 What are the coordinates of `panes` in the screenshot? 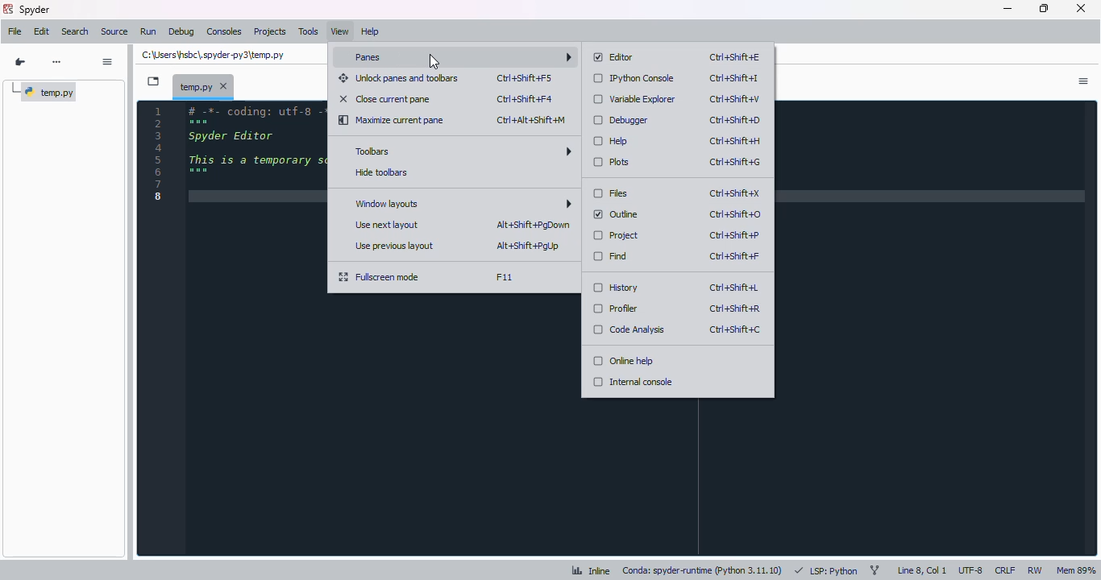 It's located at (459, 57).